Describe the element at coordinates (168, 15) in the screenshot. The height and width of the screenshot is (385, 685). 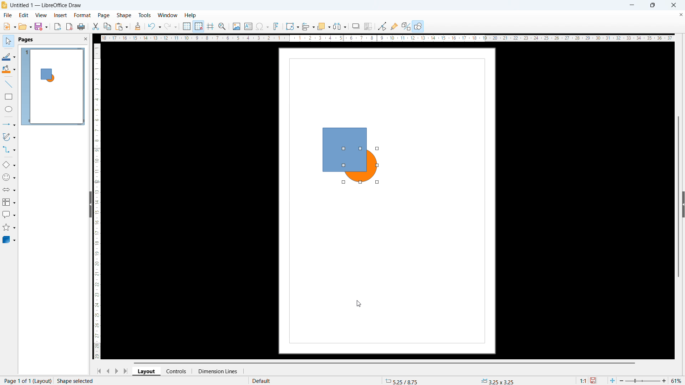
I see `window ` at that location.